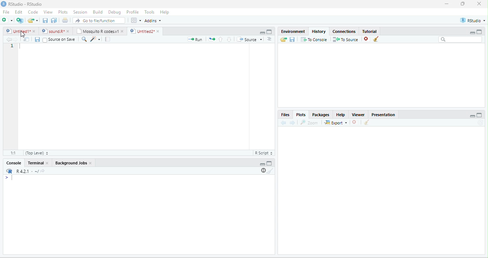  Describe the element at coordinates (367, 122) in the screenshot. I see `clear` at that location.